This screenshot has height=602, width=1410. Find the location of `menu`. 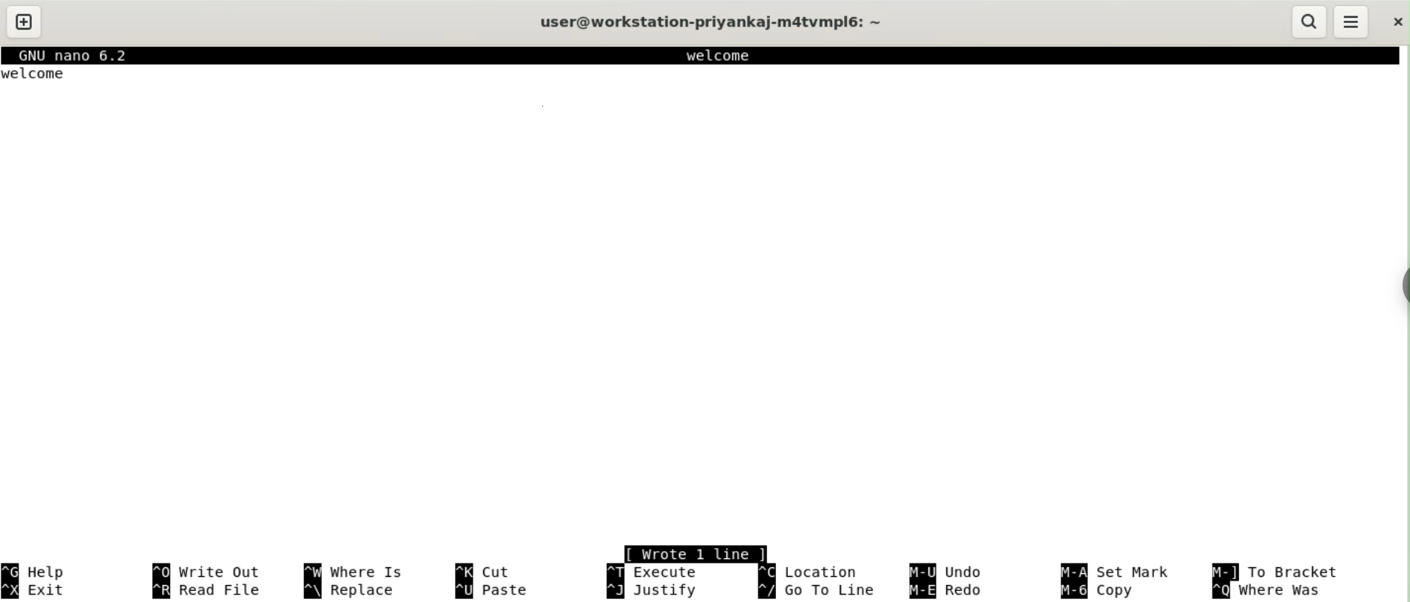

menu is located at coordinates (1350, 21).